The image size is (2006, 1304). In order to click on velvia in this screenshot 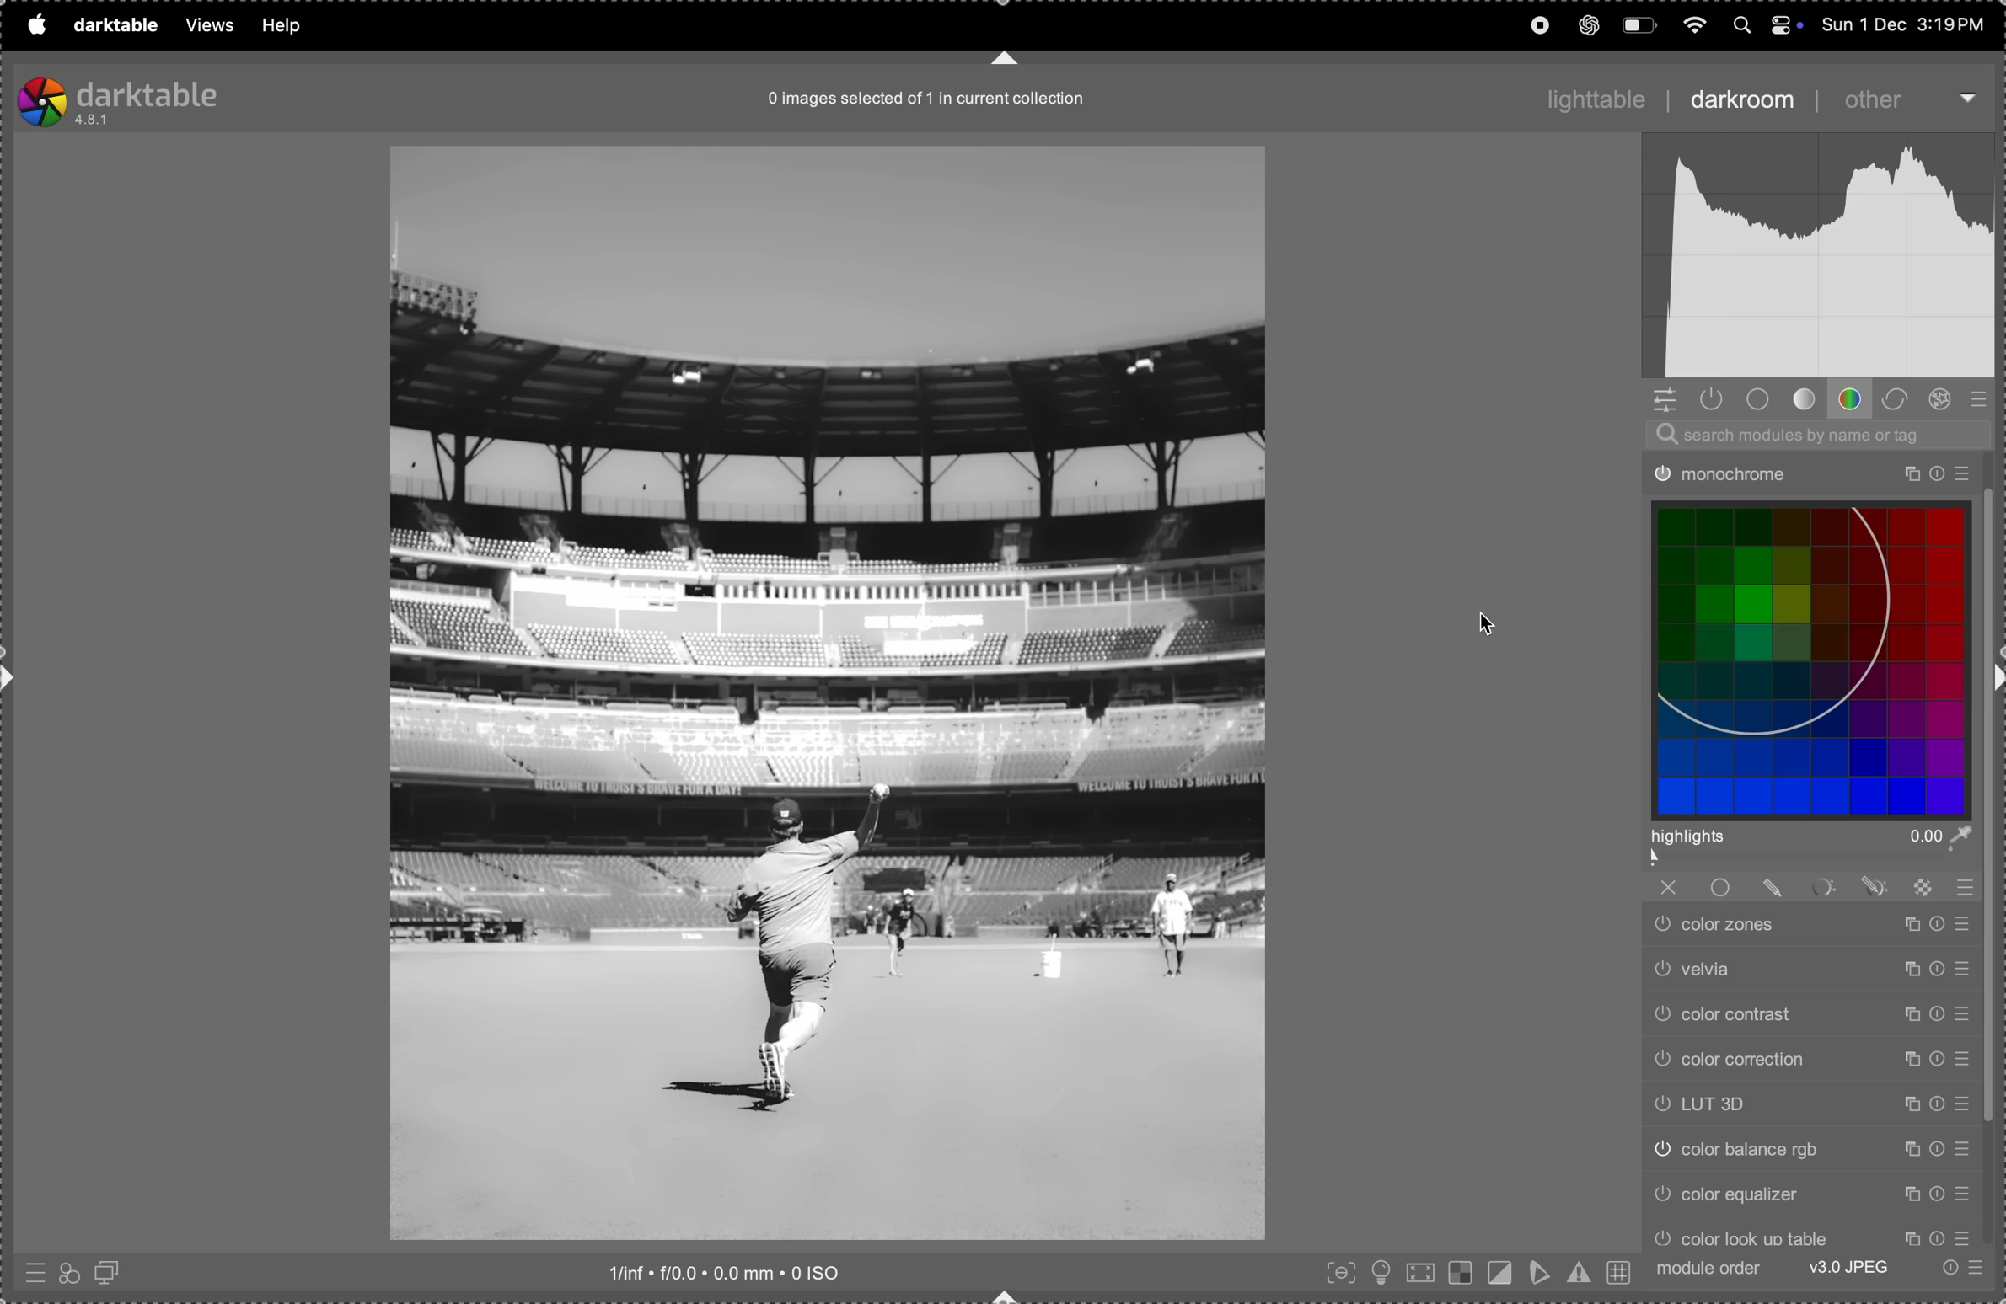, I will do `click(1812, 970)`.